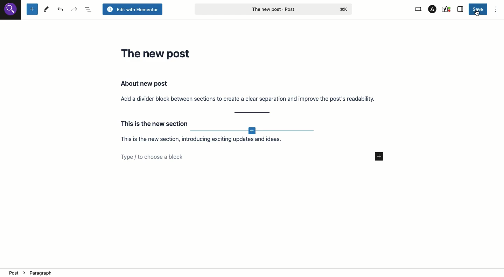 The height and width of the screenshot is (277, 504). I want to click on Post, so click(273, 9).